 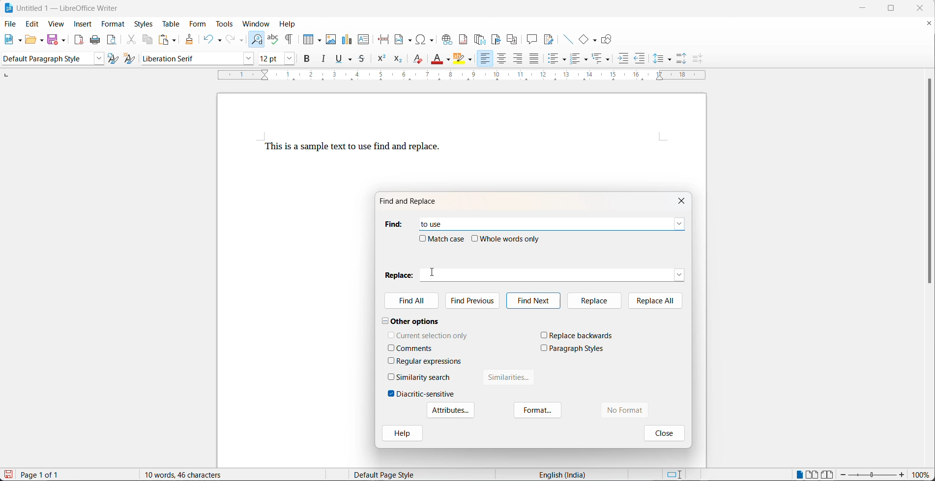 What do you see at coordinates (448, 39) in the screenshot?
I see `insert hyperlink` at bounding box center [448, 39].